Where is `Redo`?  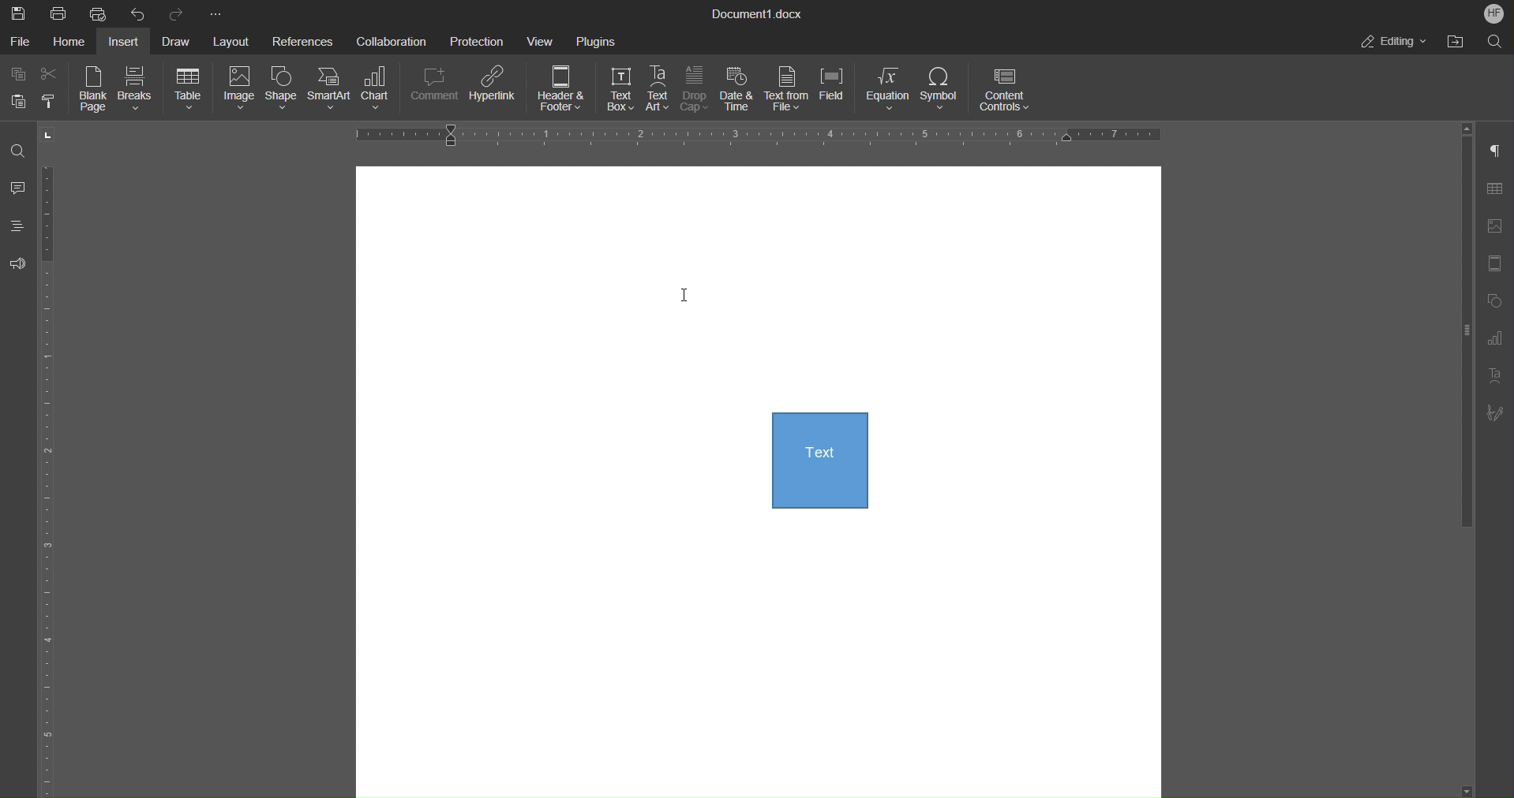
Redo is located at coordinates (178, 13).